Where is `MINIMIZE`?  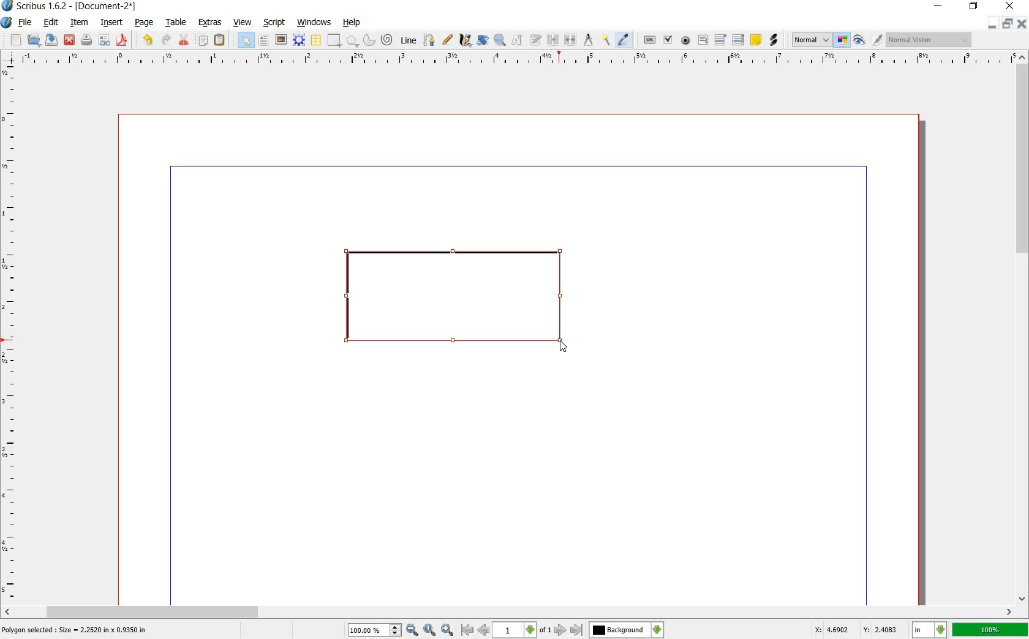
MINIMIZE is located at coordinates (994, 23).